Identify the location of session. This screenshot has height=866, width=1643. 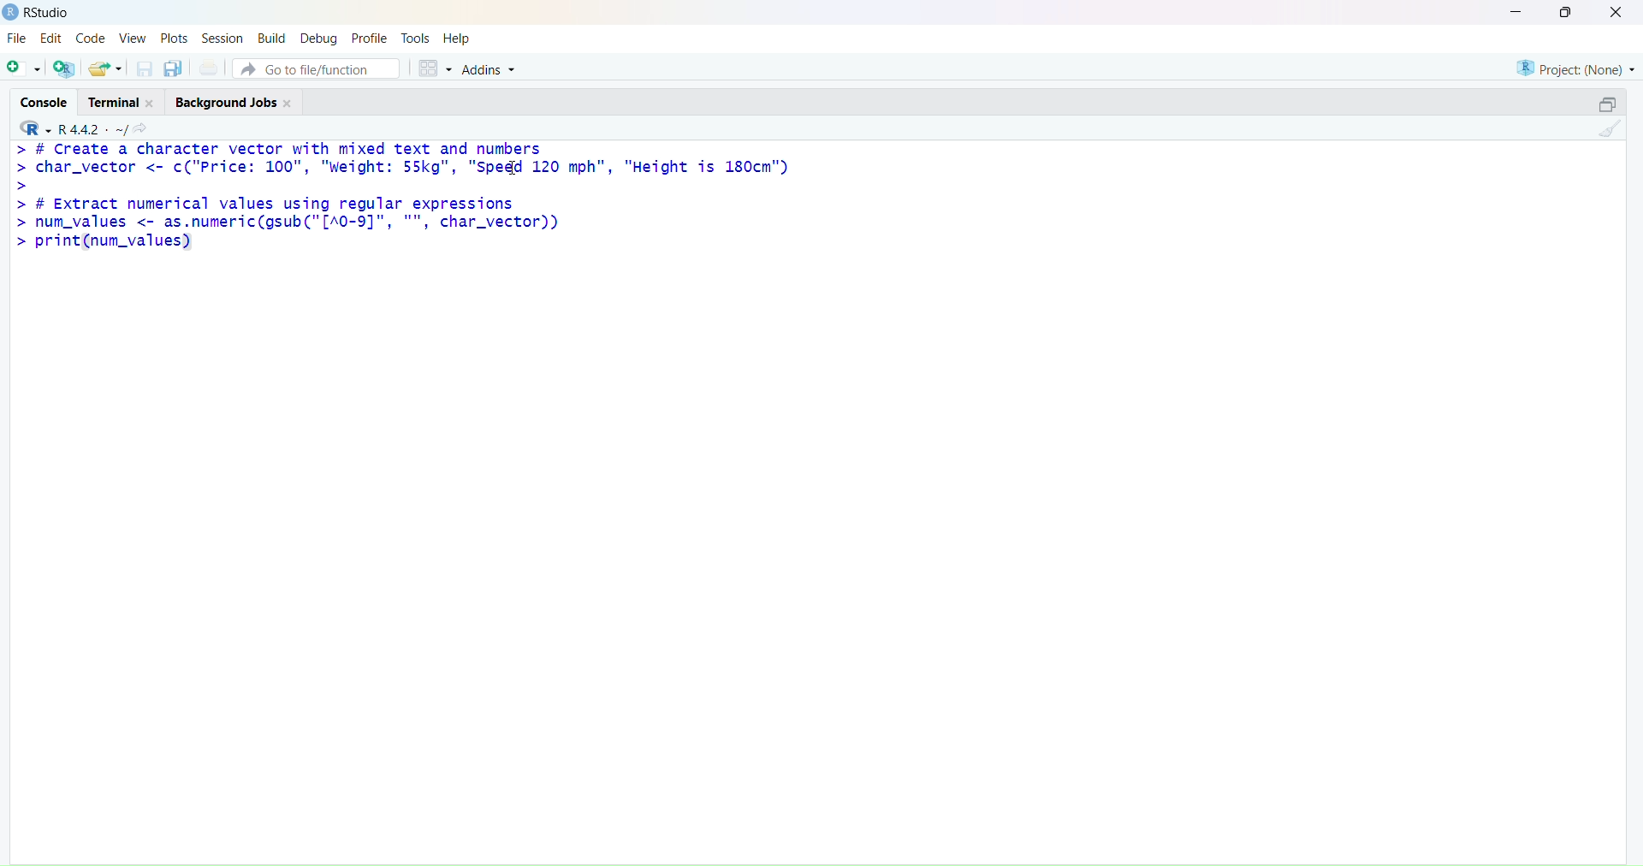
(223, 39).